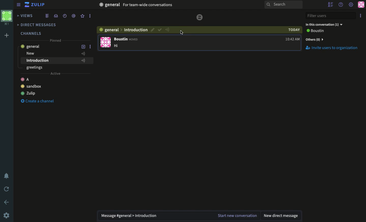  Describe the element at coordinates (91, 17) in the screenshot. I see `More Options` at that location.